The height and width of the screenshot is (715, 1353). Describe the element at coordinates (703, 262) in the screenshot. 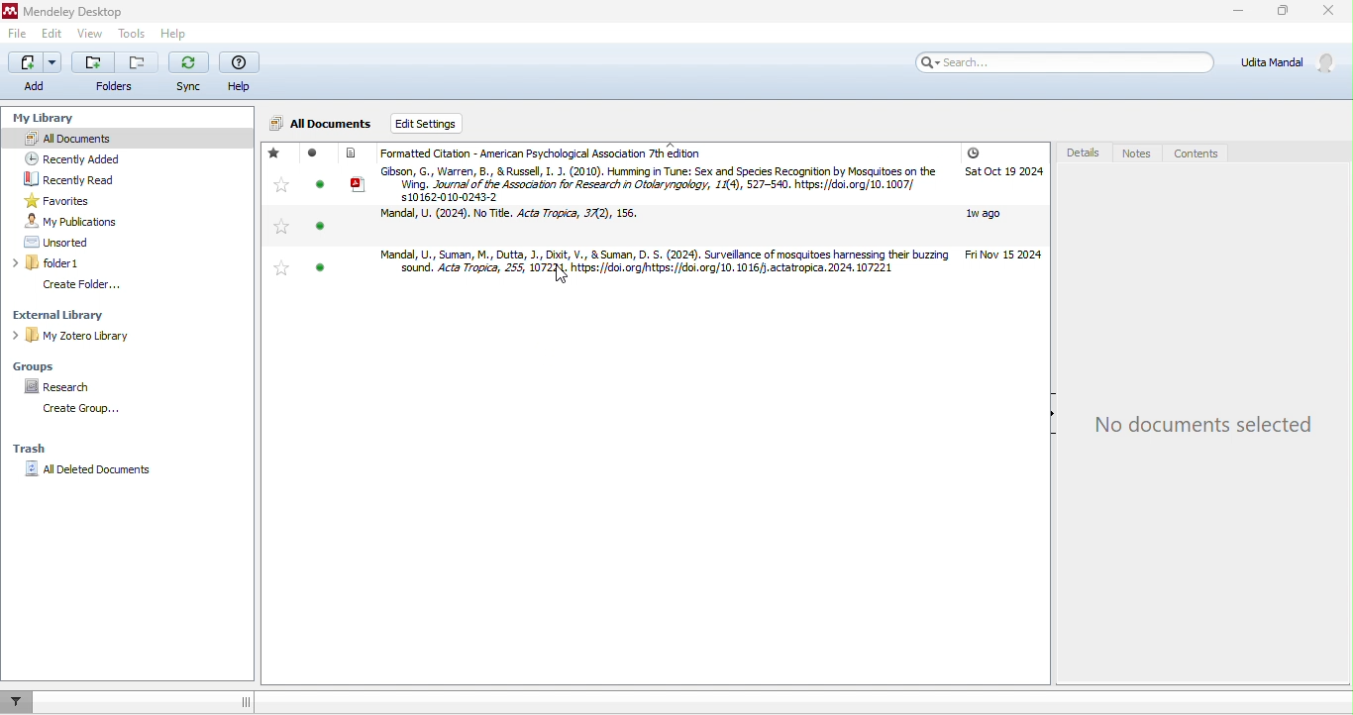

I see `Mandal, U., Suman, M., Dutta, J., Dodt, V., & Suman, D. S. (2024). Surveillance of mosquitoes hamessing ther buzzing Fri Nov 15 2024
‘sound. Acta Tropica, 255, 107234, https:/Jdoi.org/htps://doi.org/10. 1016. actatropica. 2024, 107221` at that location.